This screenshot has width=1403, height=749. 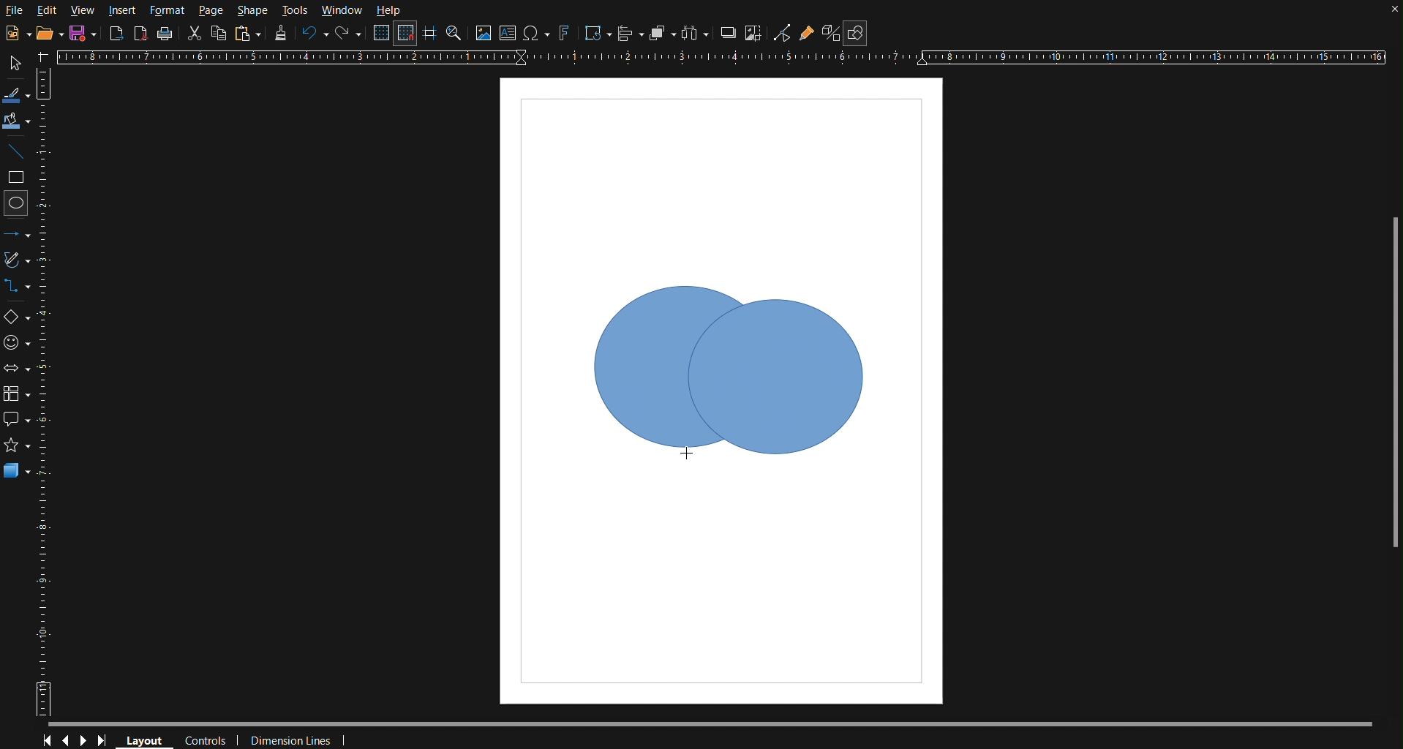 I want to click on Distribute objects, so click(x=699, y=34).